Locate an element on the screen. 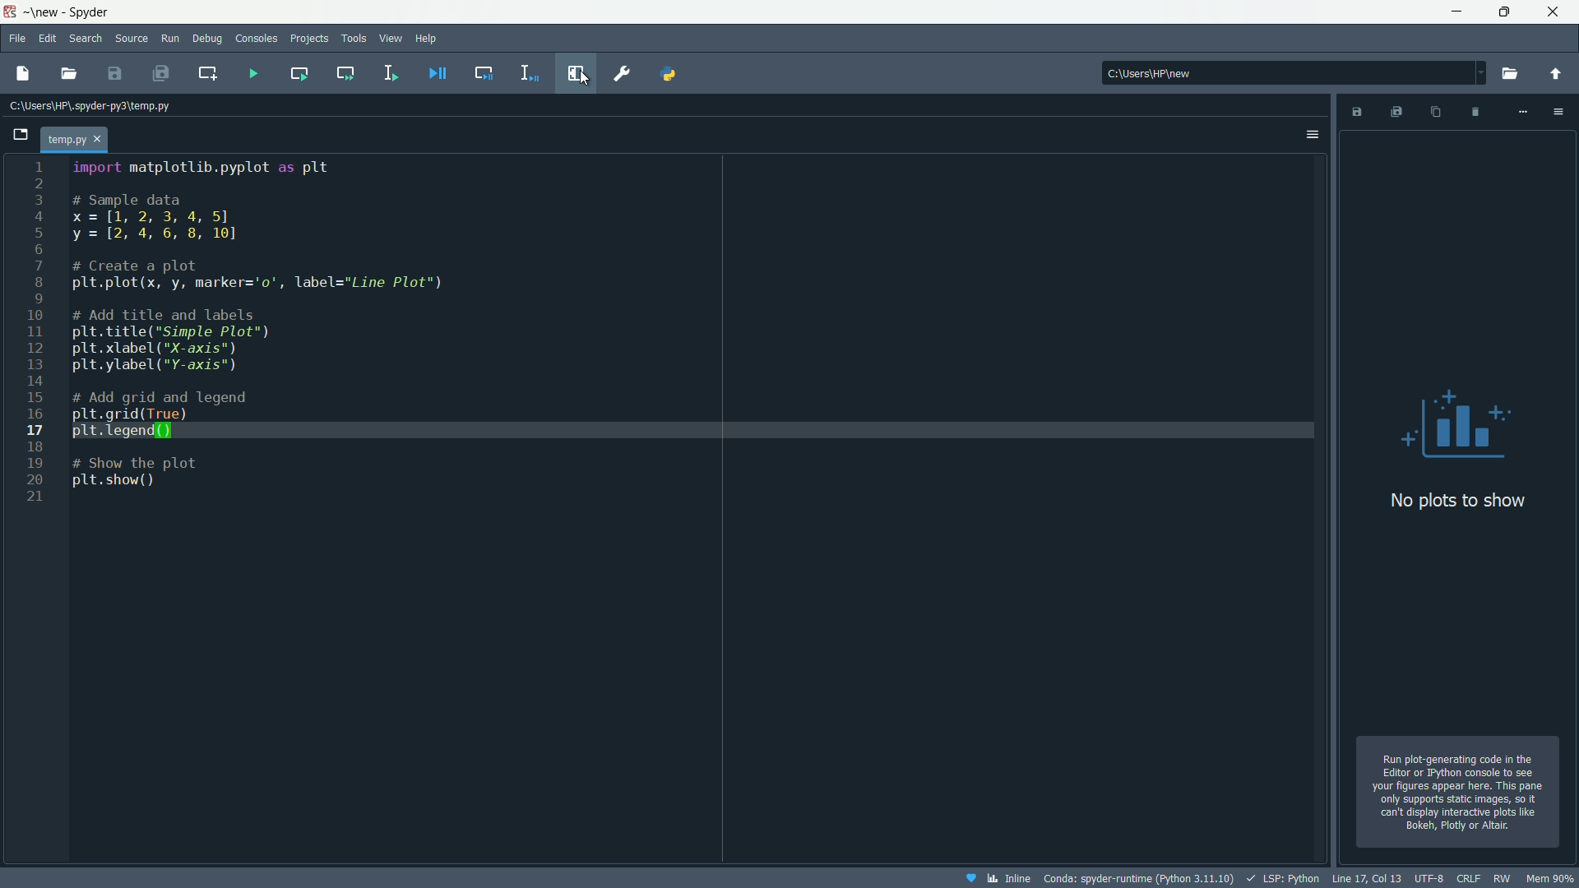 This screenshot has width=1579, height=888. help is located at coordinates (428, 38).